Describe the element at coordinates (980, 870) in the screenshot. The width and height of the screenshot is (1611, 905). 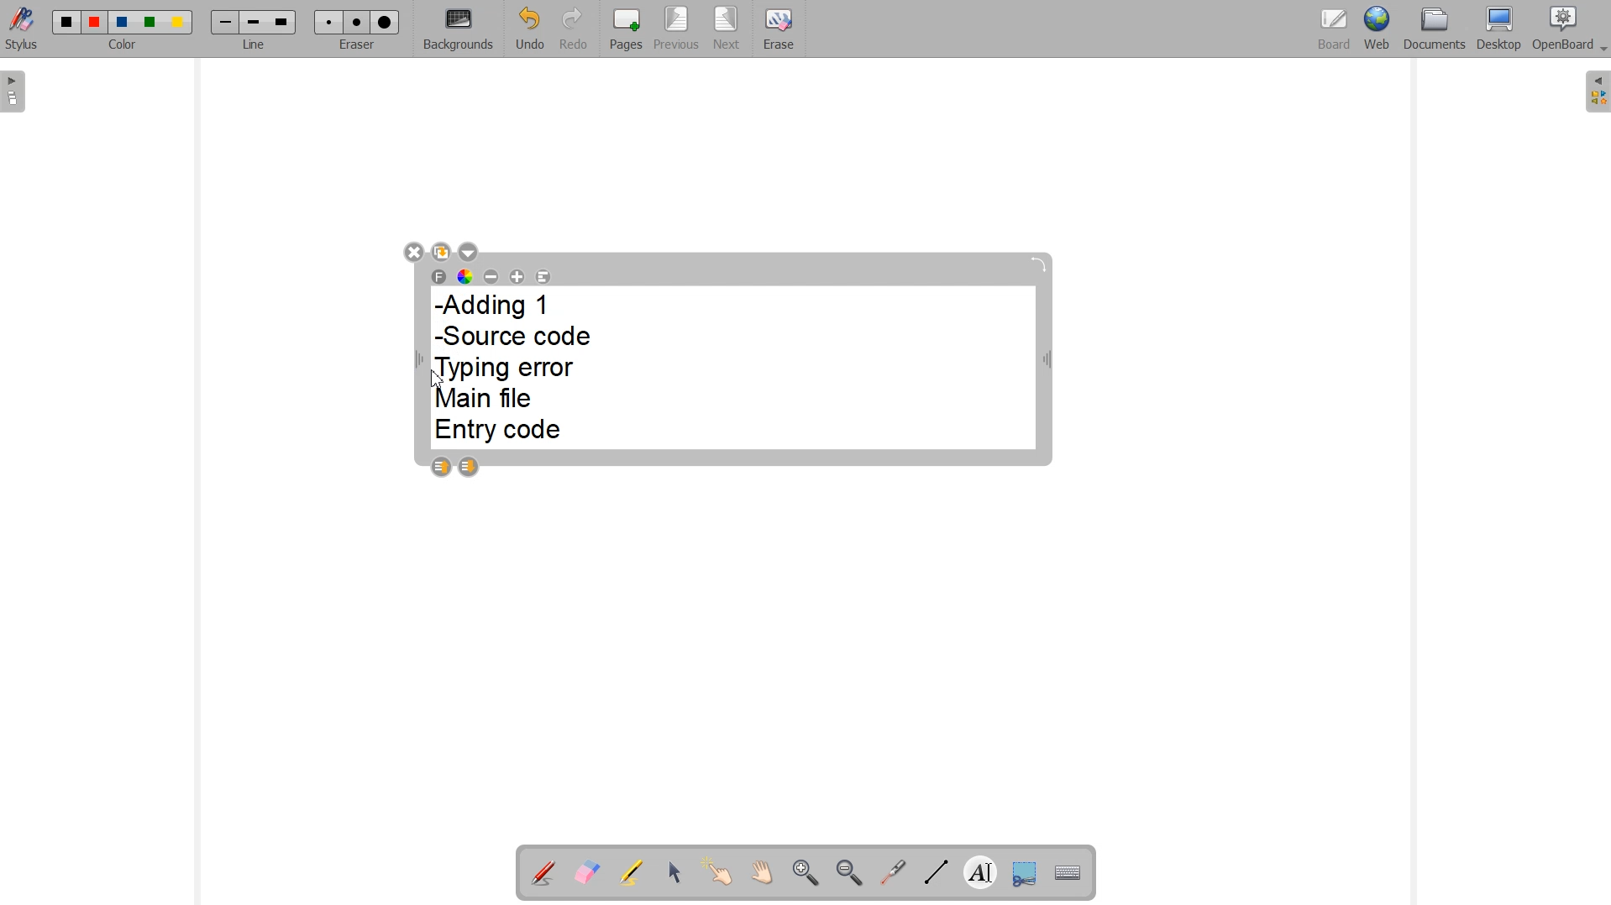
I see `Write text` at that location.